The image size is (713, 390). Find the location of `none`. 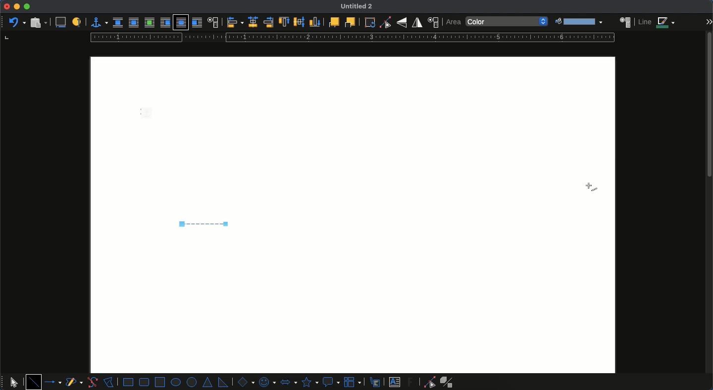

none is located at coordinates (118, 23).